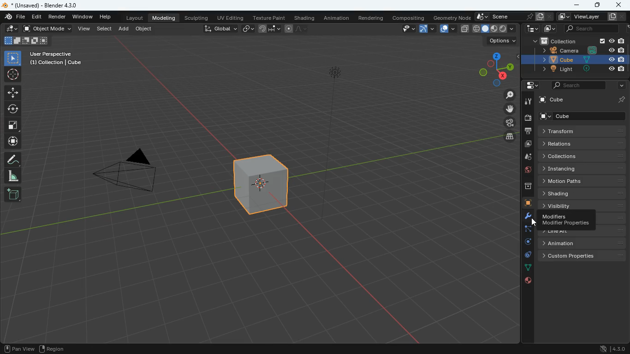 The height and width of the screenshot is (354, 630). What do you see at coordinates (53, 348) in the screenshot?
I see `region` at bounding box center [53, 348].